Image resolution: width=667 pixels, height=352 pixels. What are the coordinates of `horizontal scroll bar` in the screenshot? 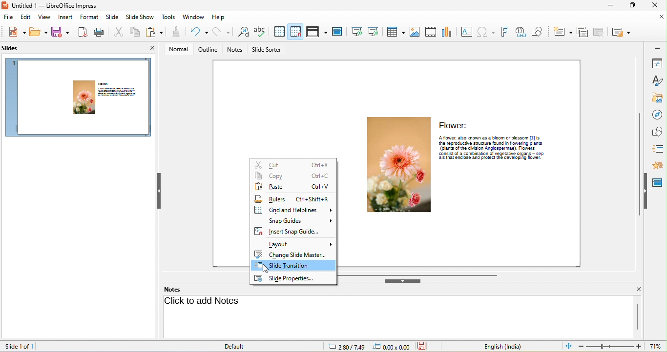 It's located at (421, 274).